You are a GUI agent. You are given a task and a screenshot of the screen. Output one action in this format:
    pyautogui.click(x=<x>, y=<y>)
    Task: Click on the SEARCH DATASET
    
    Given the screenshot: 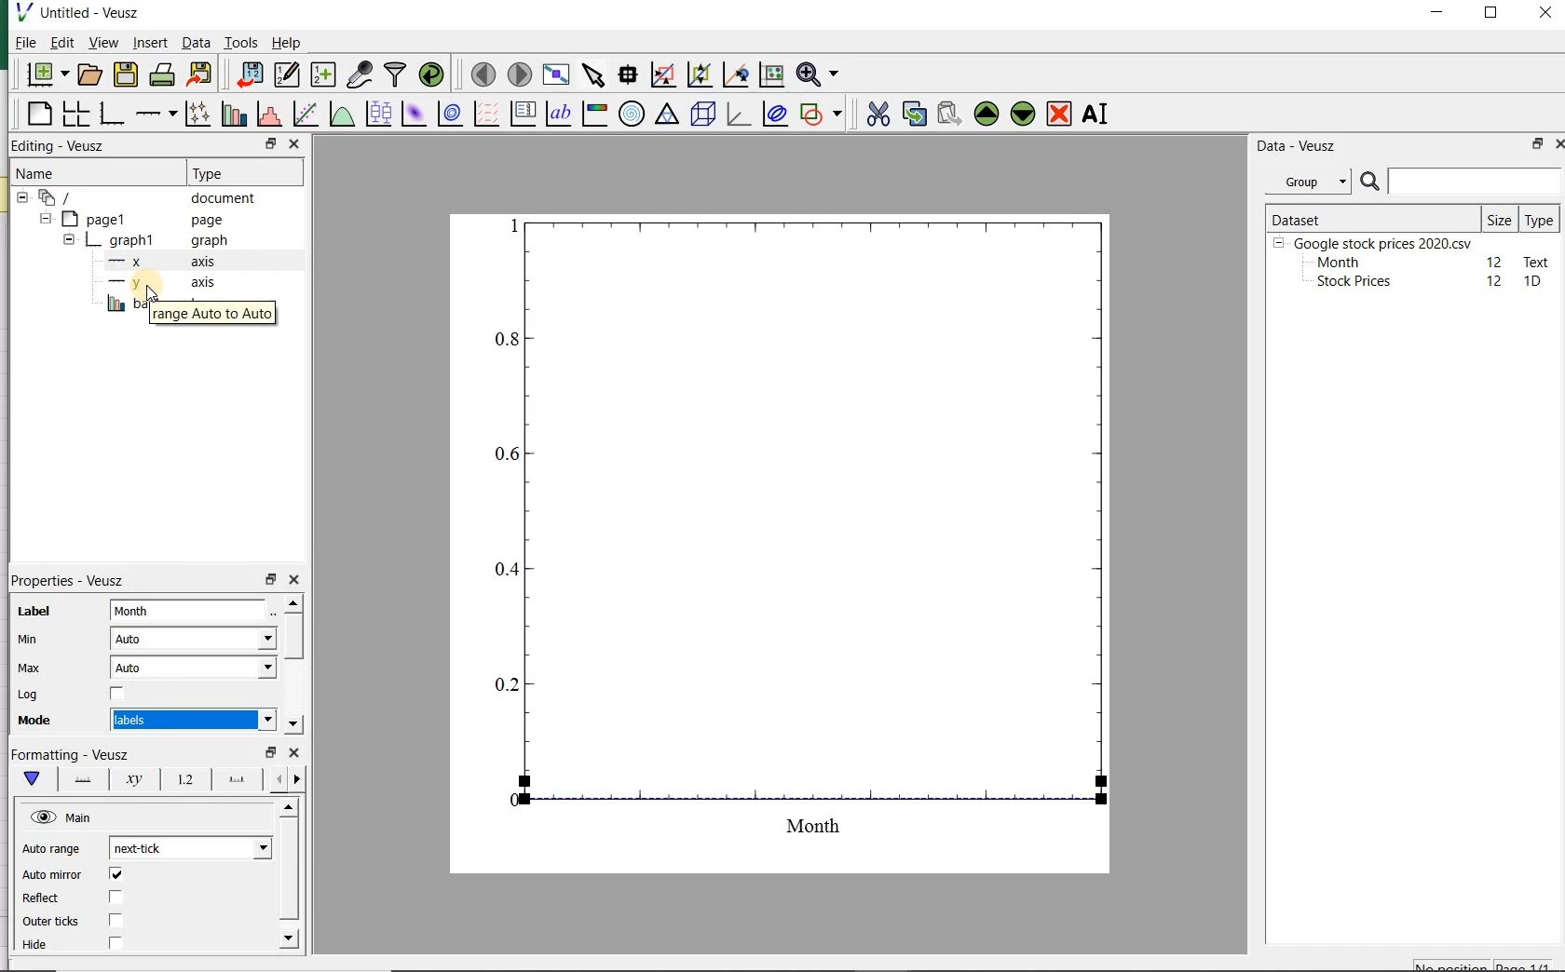 What is the action you would take?
    pyautogui.click(x=1461, y=181)
    